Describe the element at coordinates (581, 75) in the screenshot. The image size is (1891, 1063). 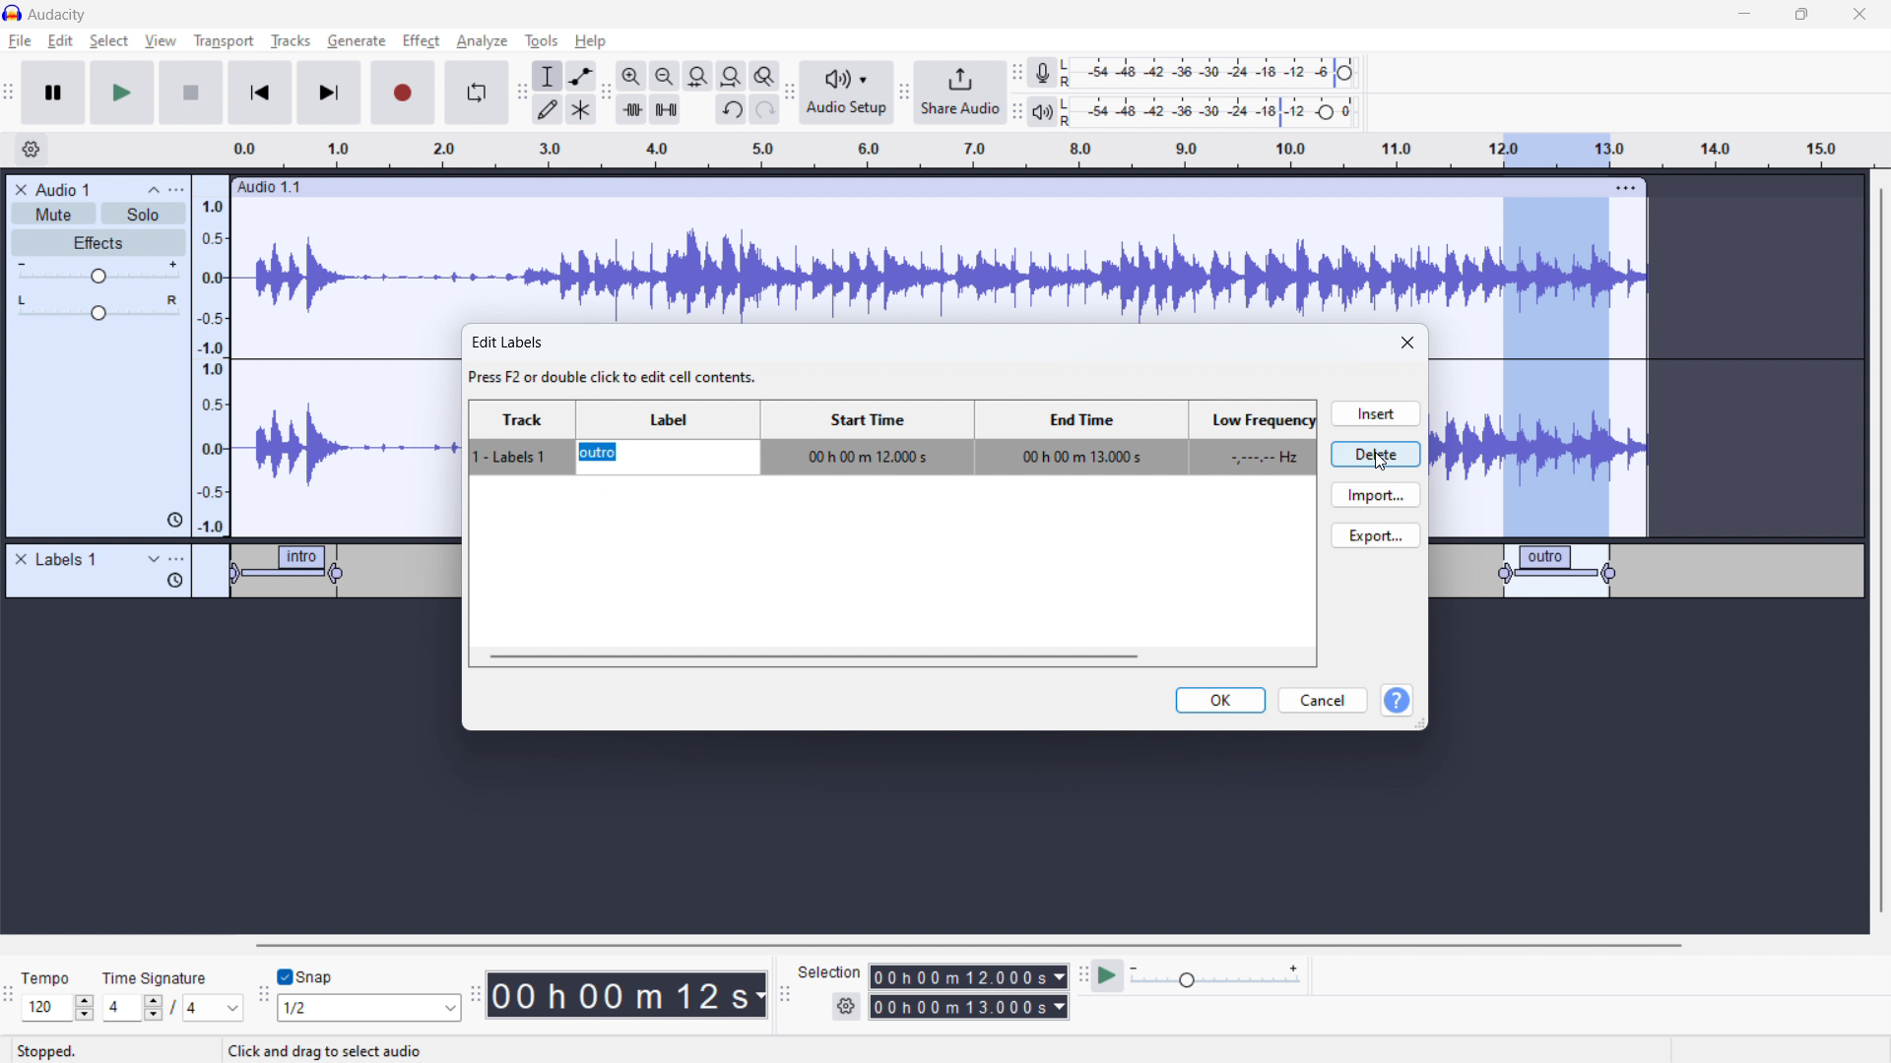
I see `envelop tool` at that location.